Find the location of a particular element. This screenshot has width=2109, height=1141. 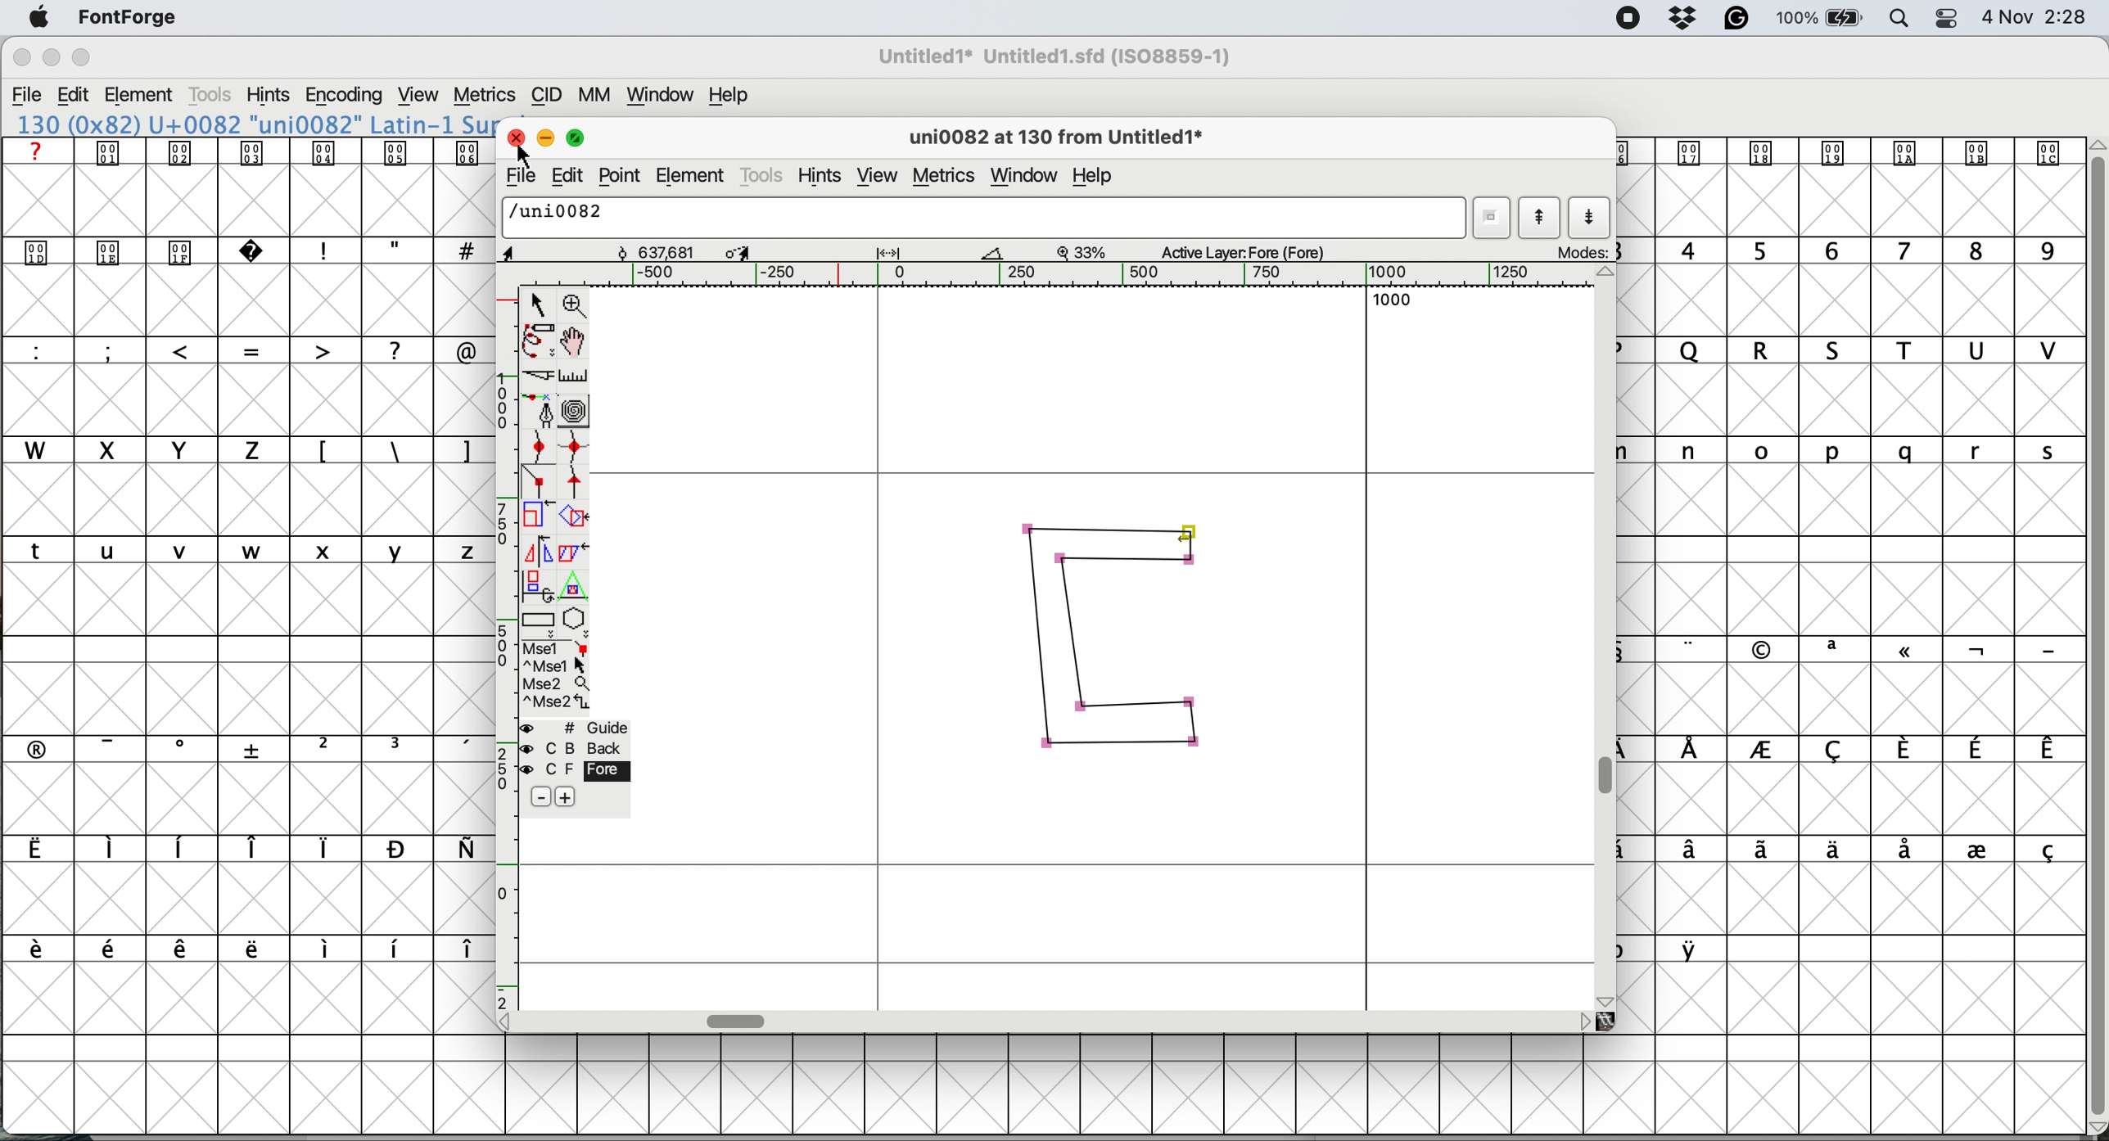

file is located at coordinates (28, 95).